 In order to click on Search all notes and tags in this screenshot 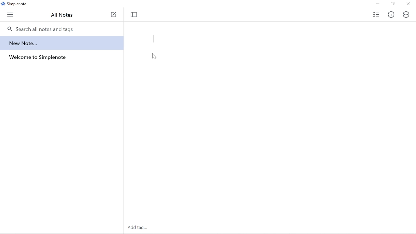, I will do `click(56, 29)`.